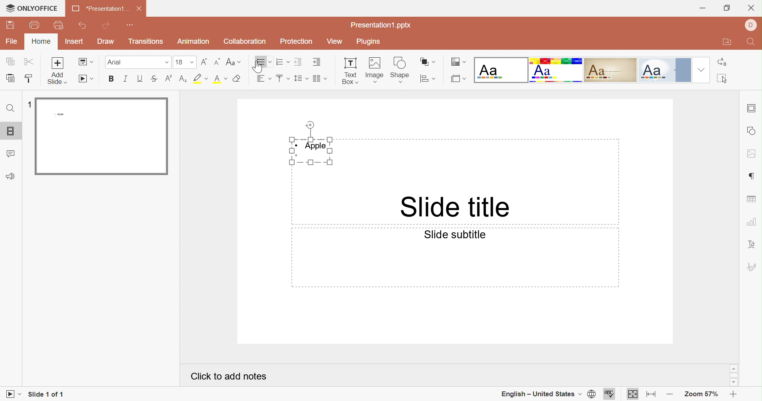 The height and width of the screenshot is (401, 762). What do you see at coordinates (751, 43) in the screenshot?
I see `Find` at bounding box center [751, 43].